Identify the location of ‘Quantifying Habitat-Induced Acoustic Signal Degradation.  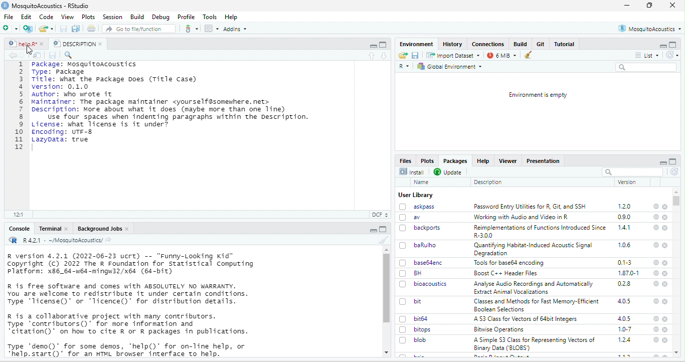
(535, 249).